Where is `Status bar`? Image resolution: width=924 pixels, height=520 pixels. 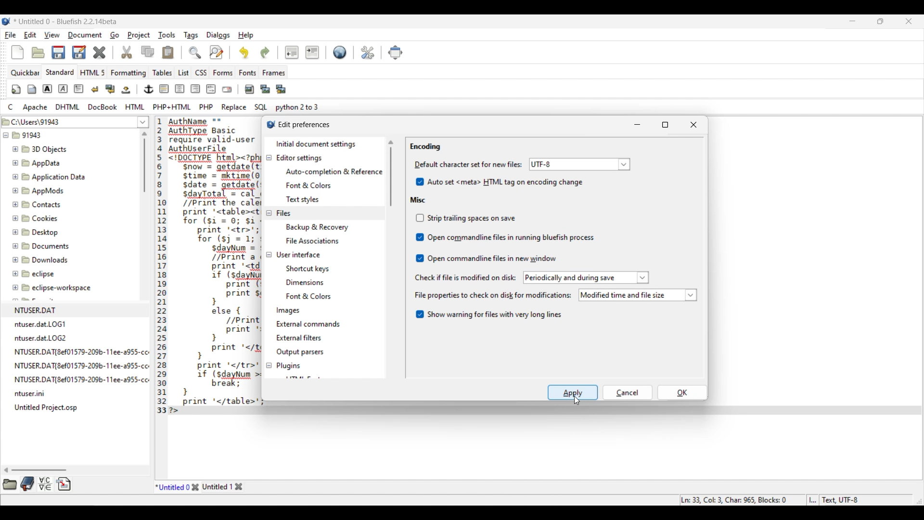 Status bar is located at coordinates (770, 500).